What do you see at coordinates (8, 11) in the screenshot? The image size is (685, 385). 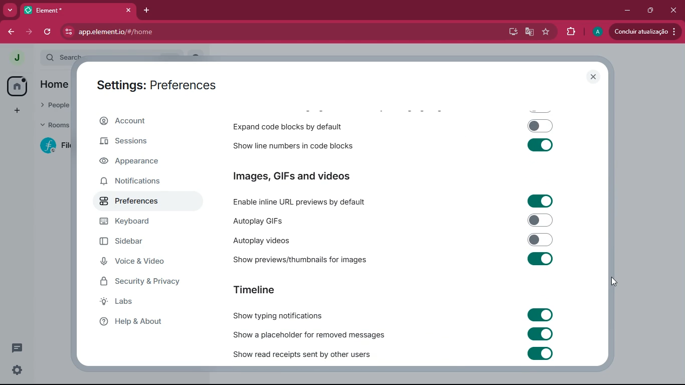 I see `more` at bounding box center [8, 11].